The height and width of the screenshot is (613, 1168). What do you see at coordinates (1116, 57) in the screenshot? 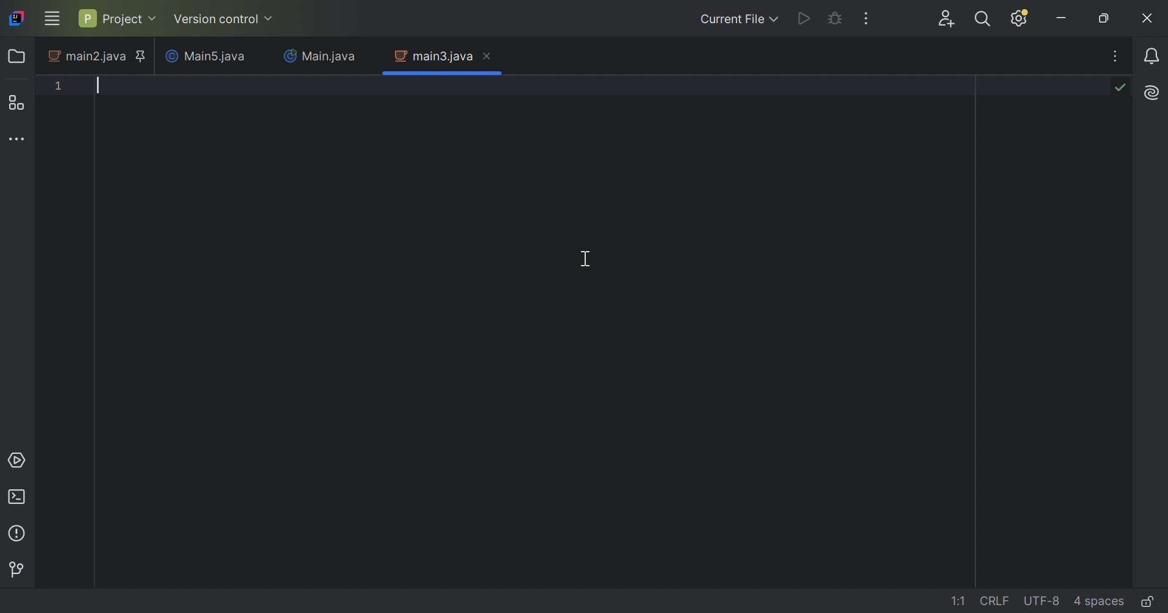
I see `Recent files, tab actions, and more` at bounding box center [1116, 57].